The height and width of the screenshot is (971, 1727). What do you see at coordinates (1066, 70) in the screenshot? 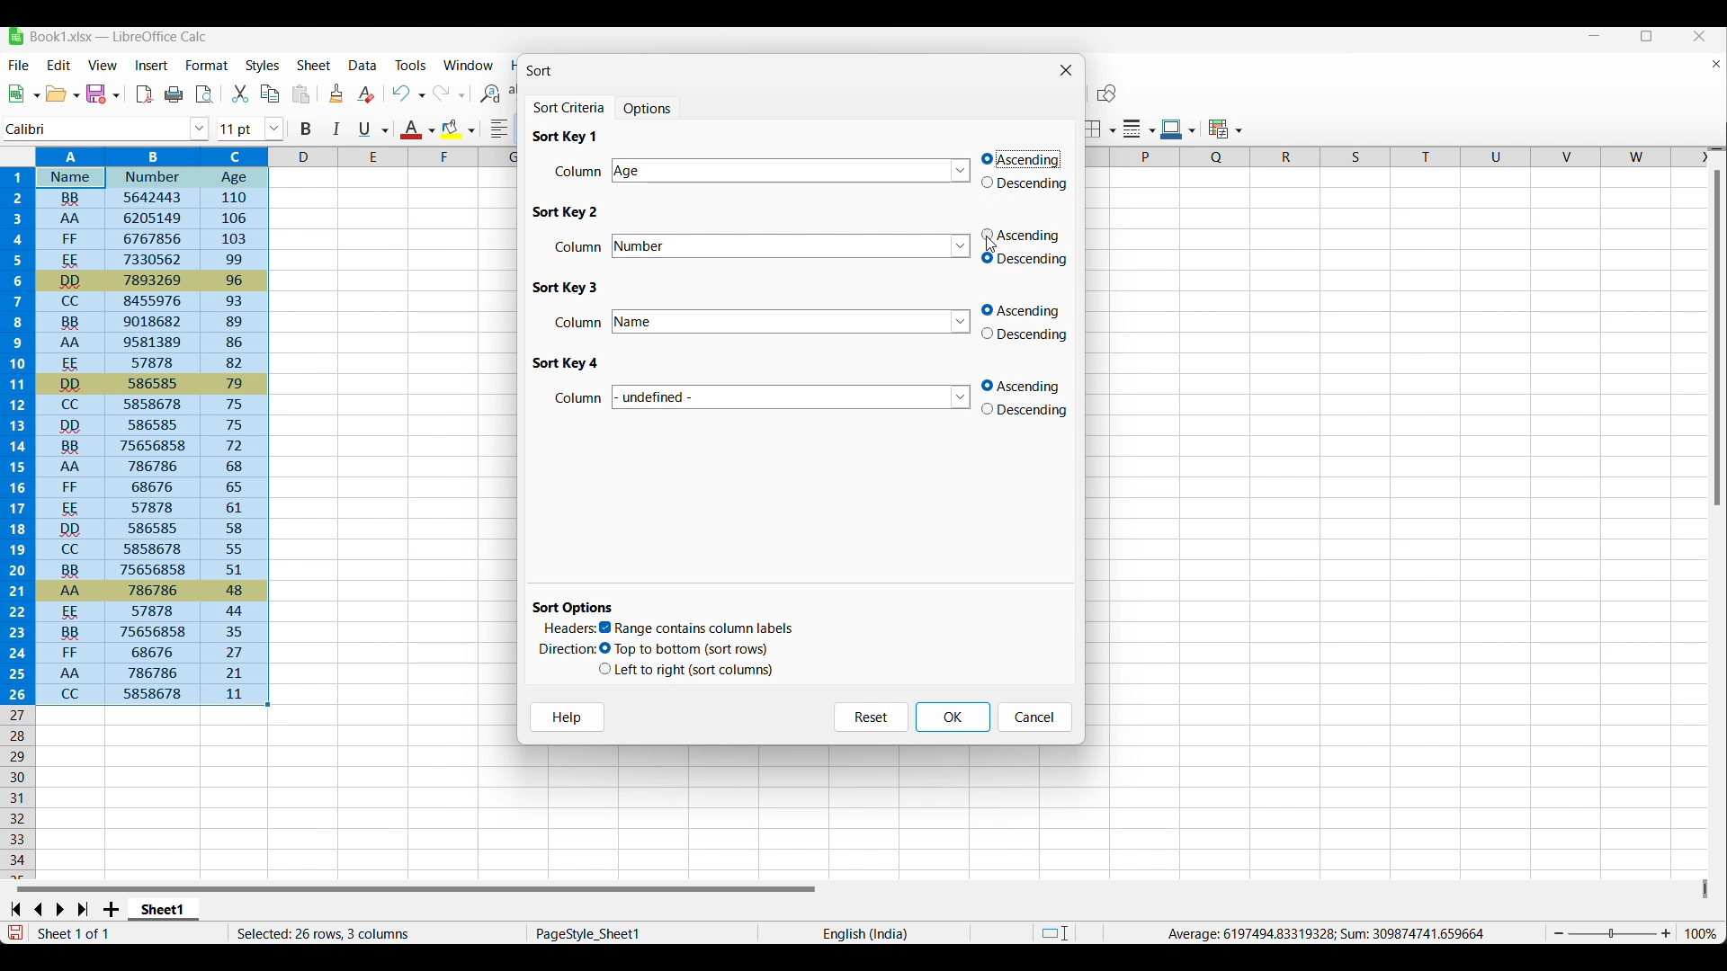
I see `Close window` at bounding box center [1066, 70].